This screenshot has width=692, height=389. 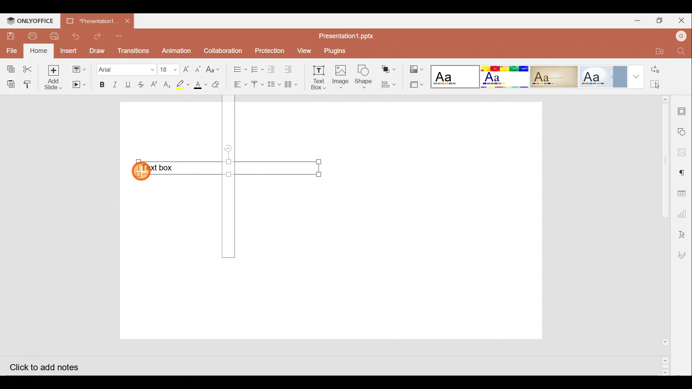 What do you see at coordinates (416, 69) in the screenshot?
I see `Change color theme` at bounding box center [416, 69].